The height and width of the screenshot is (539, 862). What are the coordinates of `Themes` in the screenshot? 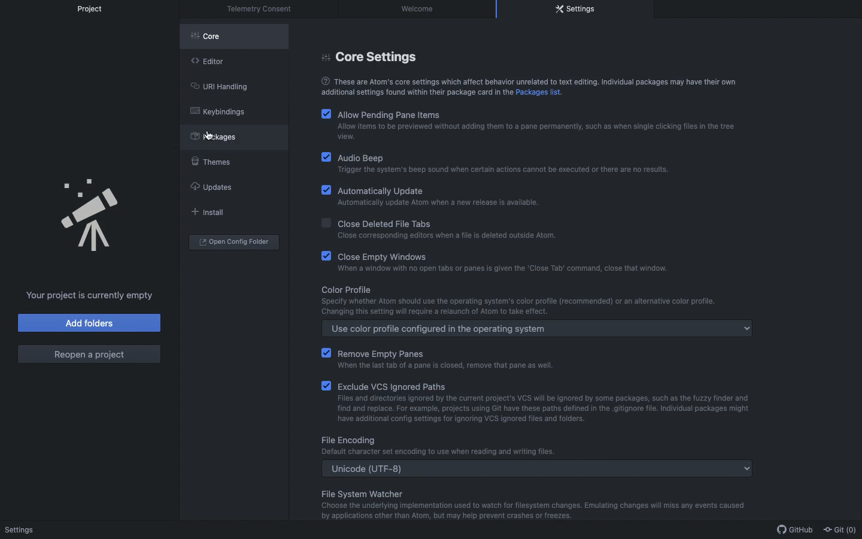 It's located at (210, 159).